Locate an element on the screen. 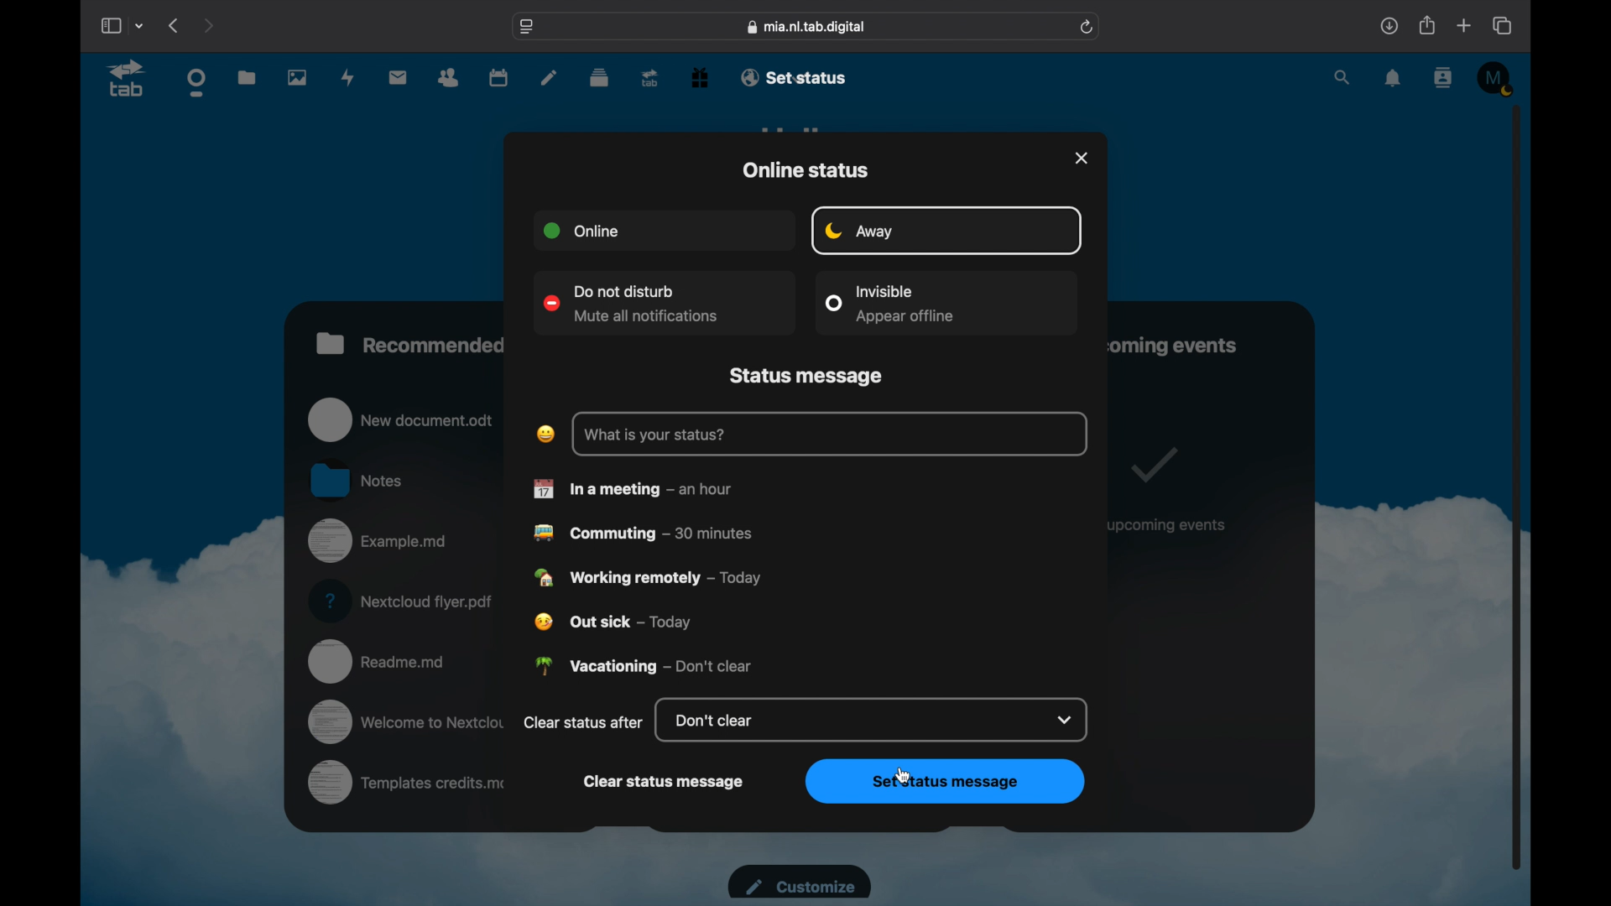 Image resolution: width=1611 pixels, height=906 pixels. tab group picker is located at coordinates (140, 25).